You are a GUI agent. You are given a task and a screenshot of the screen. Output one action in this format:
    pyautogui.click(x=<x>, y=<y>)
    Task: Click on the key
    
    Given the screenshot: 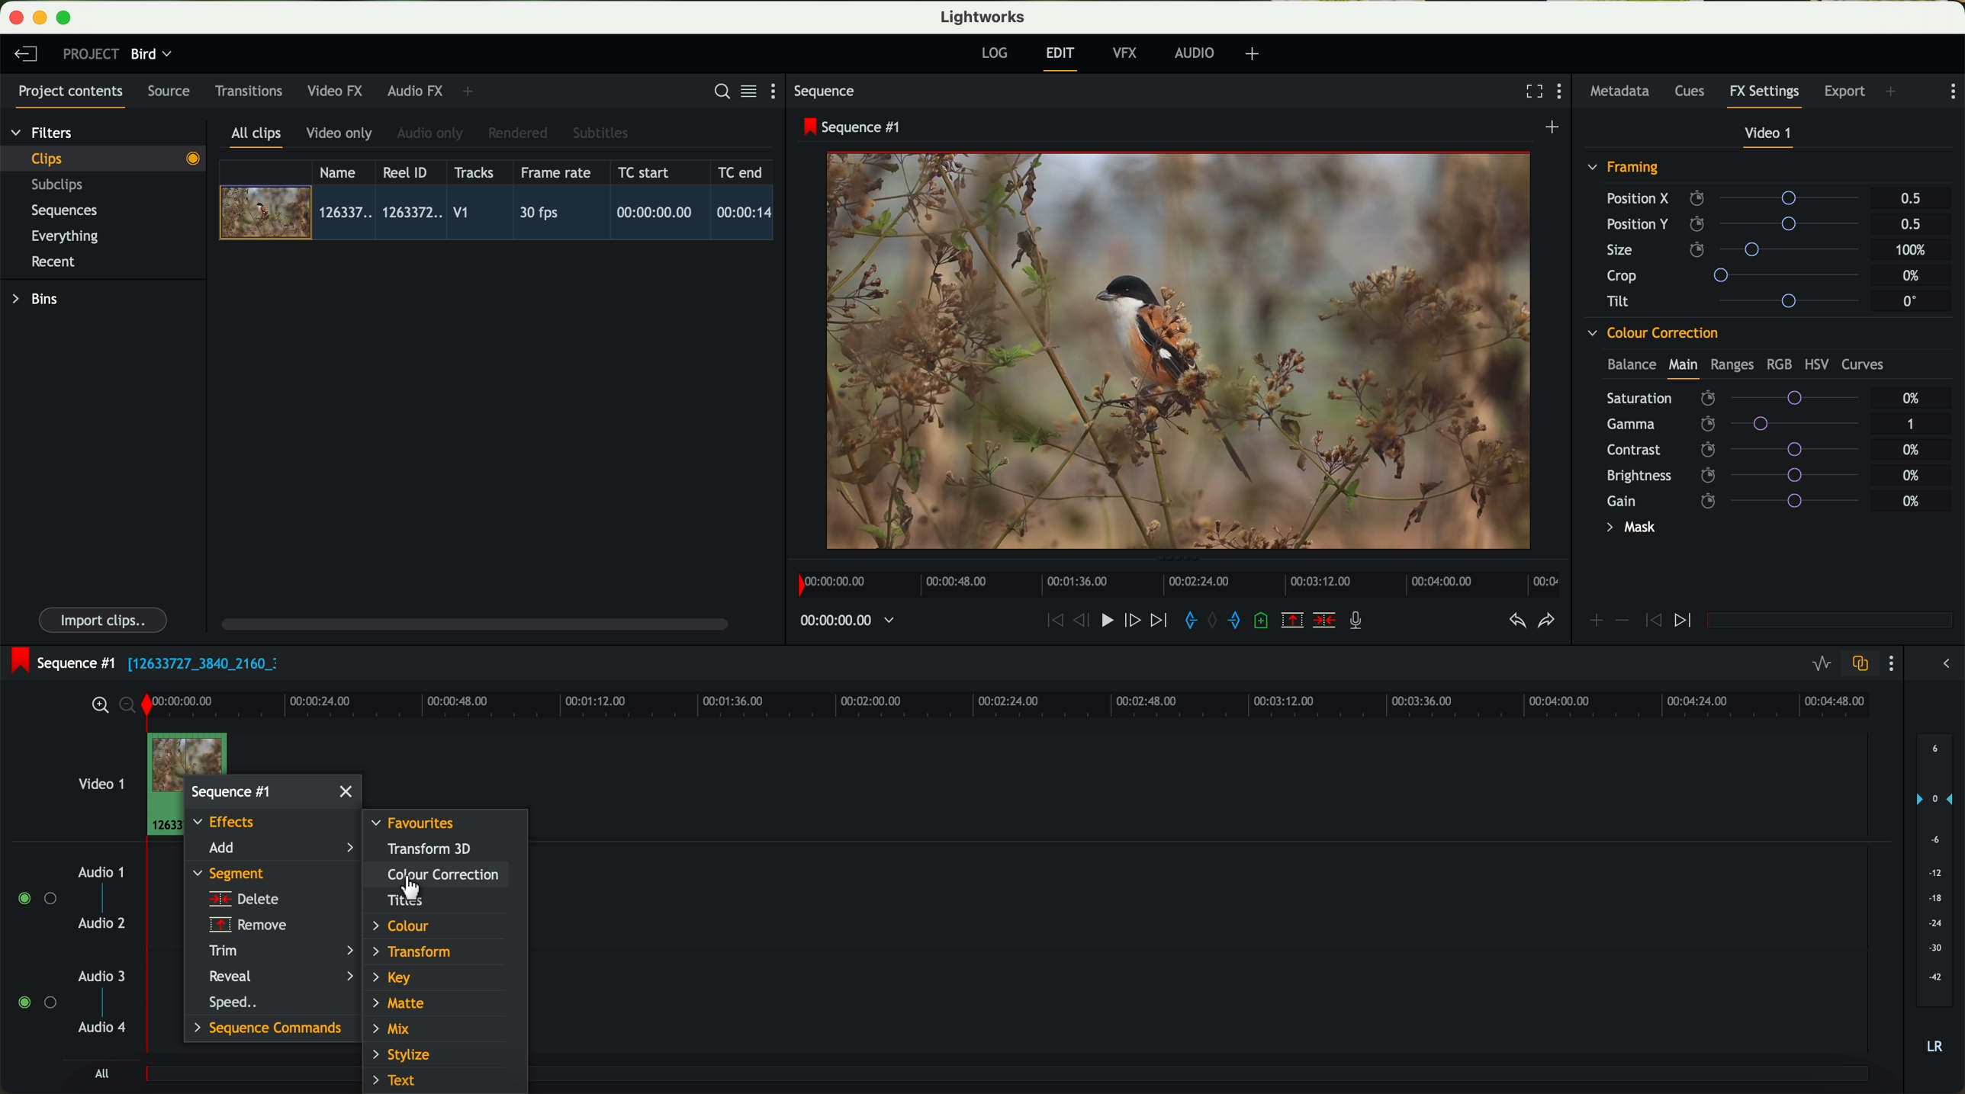 What is the action you would take?
    pyautogui.click(x=394, y=978)
    